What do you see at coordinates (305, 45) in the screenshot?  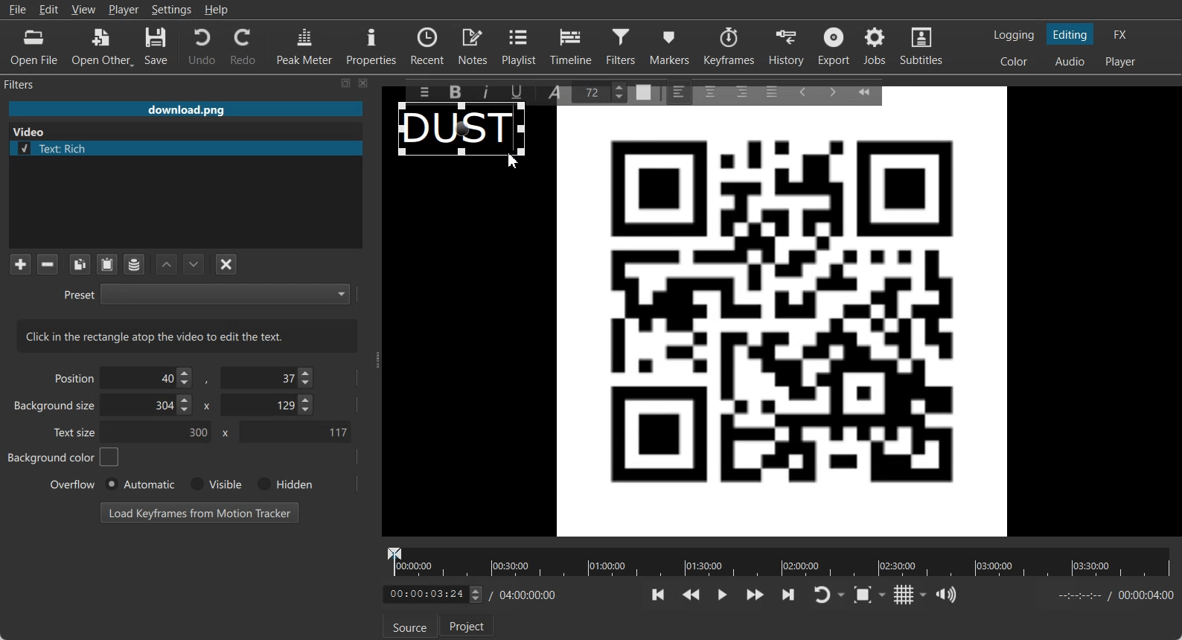 I see `Peak Meter` at bounding box center [305, 45].